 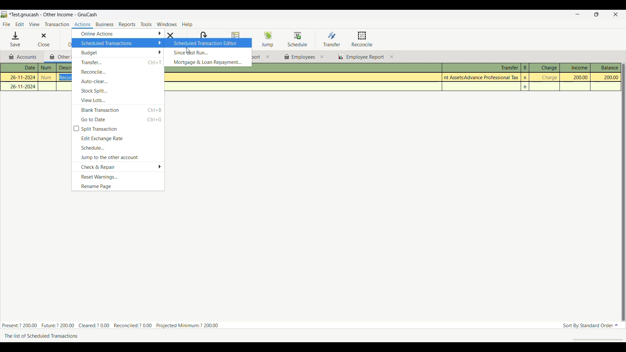 I want to click on Software logo, so click(x=4, y=14).